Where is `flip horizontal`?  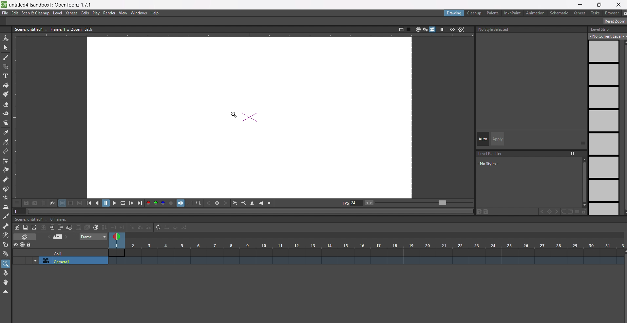 flip horizontal is located at coordinates (261, 203).